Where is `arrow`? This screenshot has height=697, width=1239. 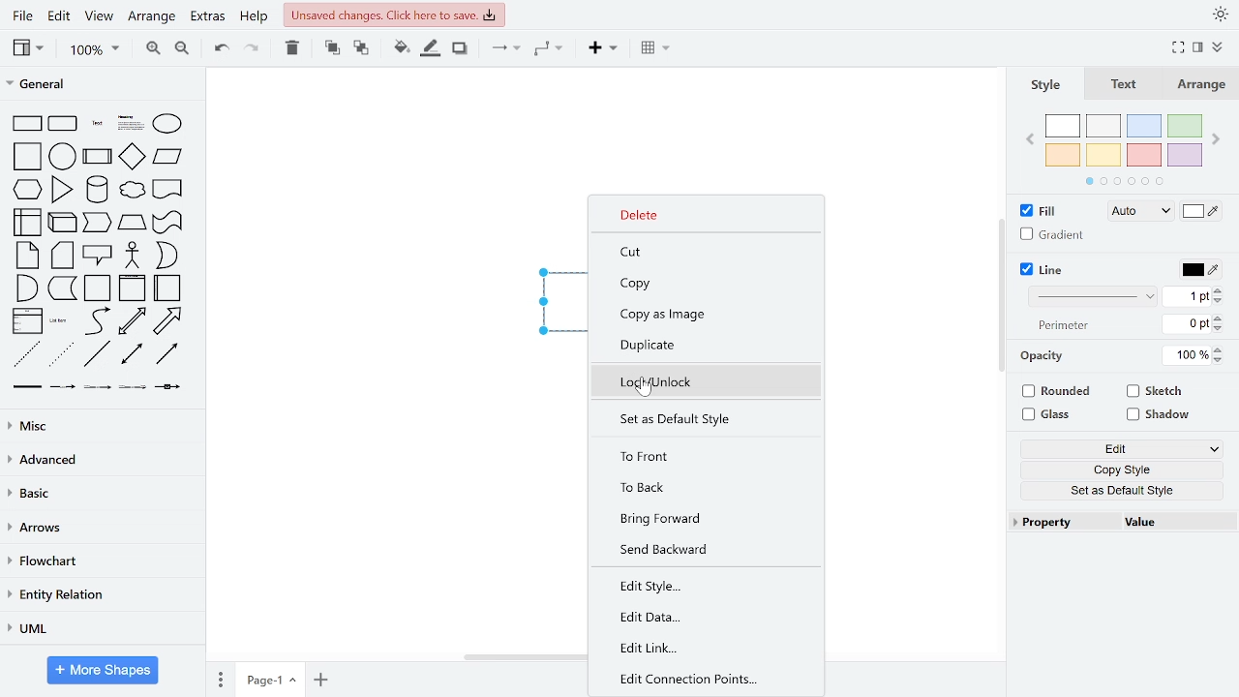
arrow is located at coordinates (168, 321).